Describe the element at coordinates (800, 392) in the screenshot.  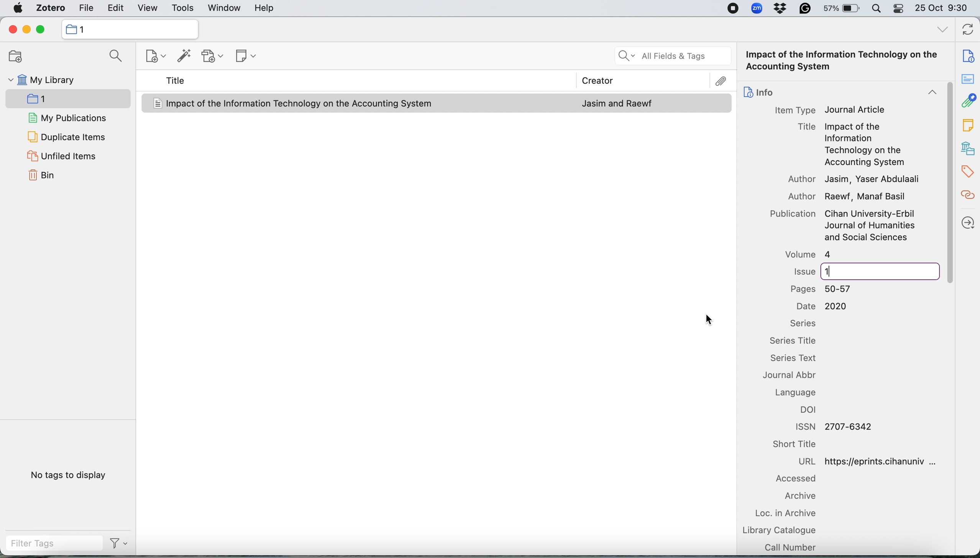
I see `language` at that location.